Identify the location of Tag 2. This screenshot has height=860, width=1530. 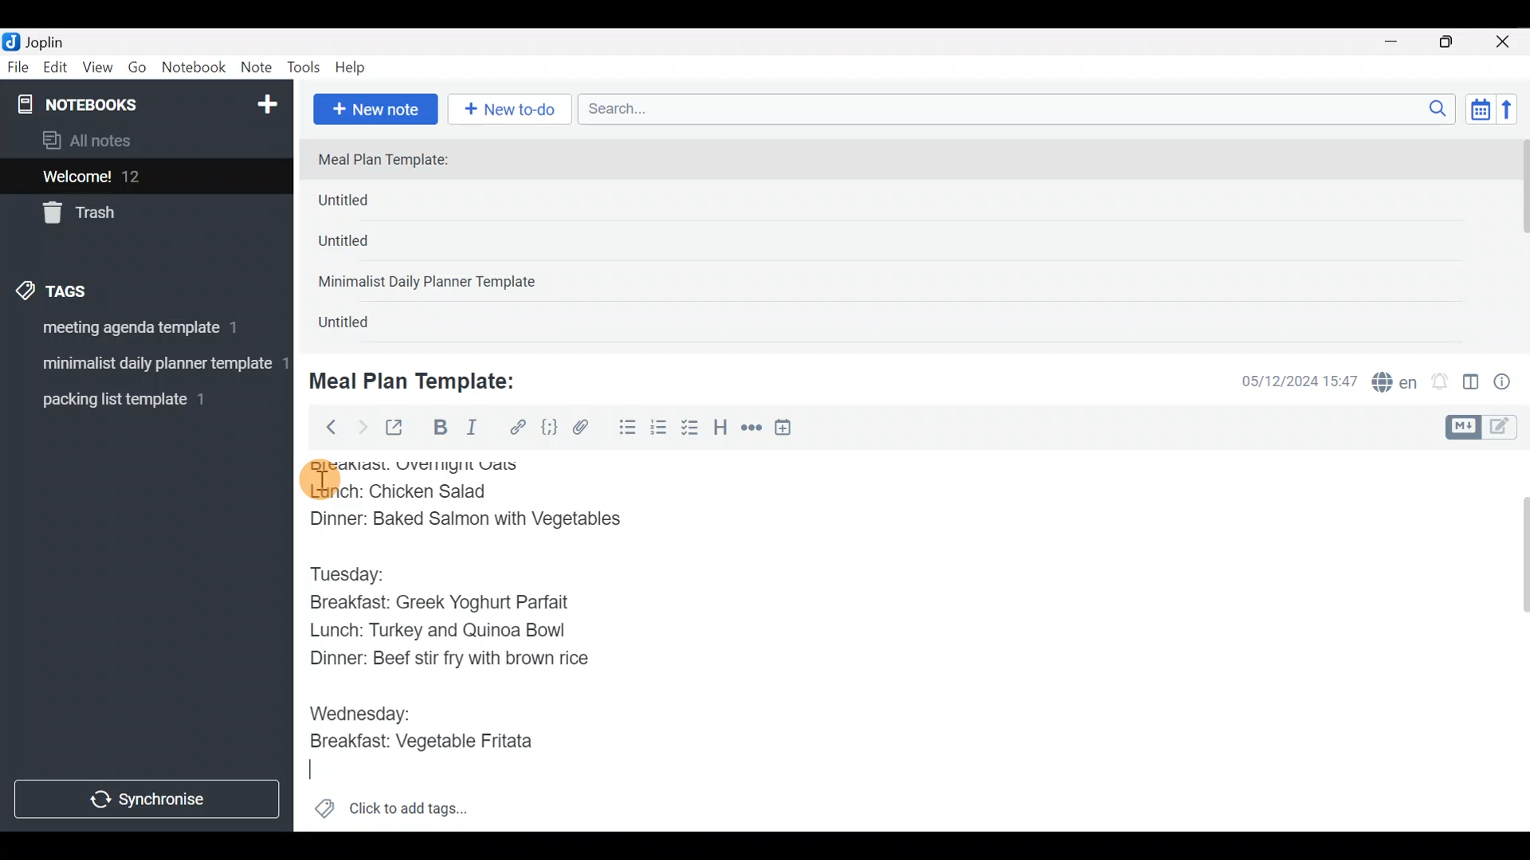
(146, 365).